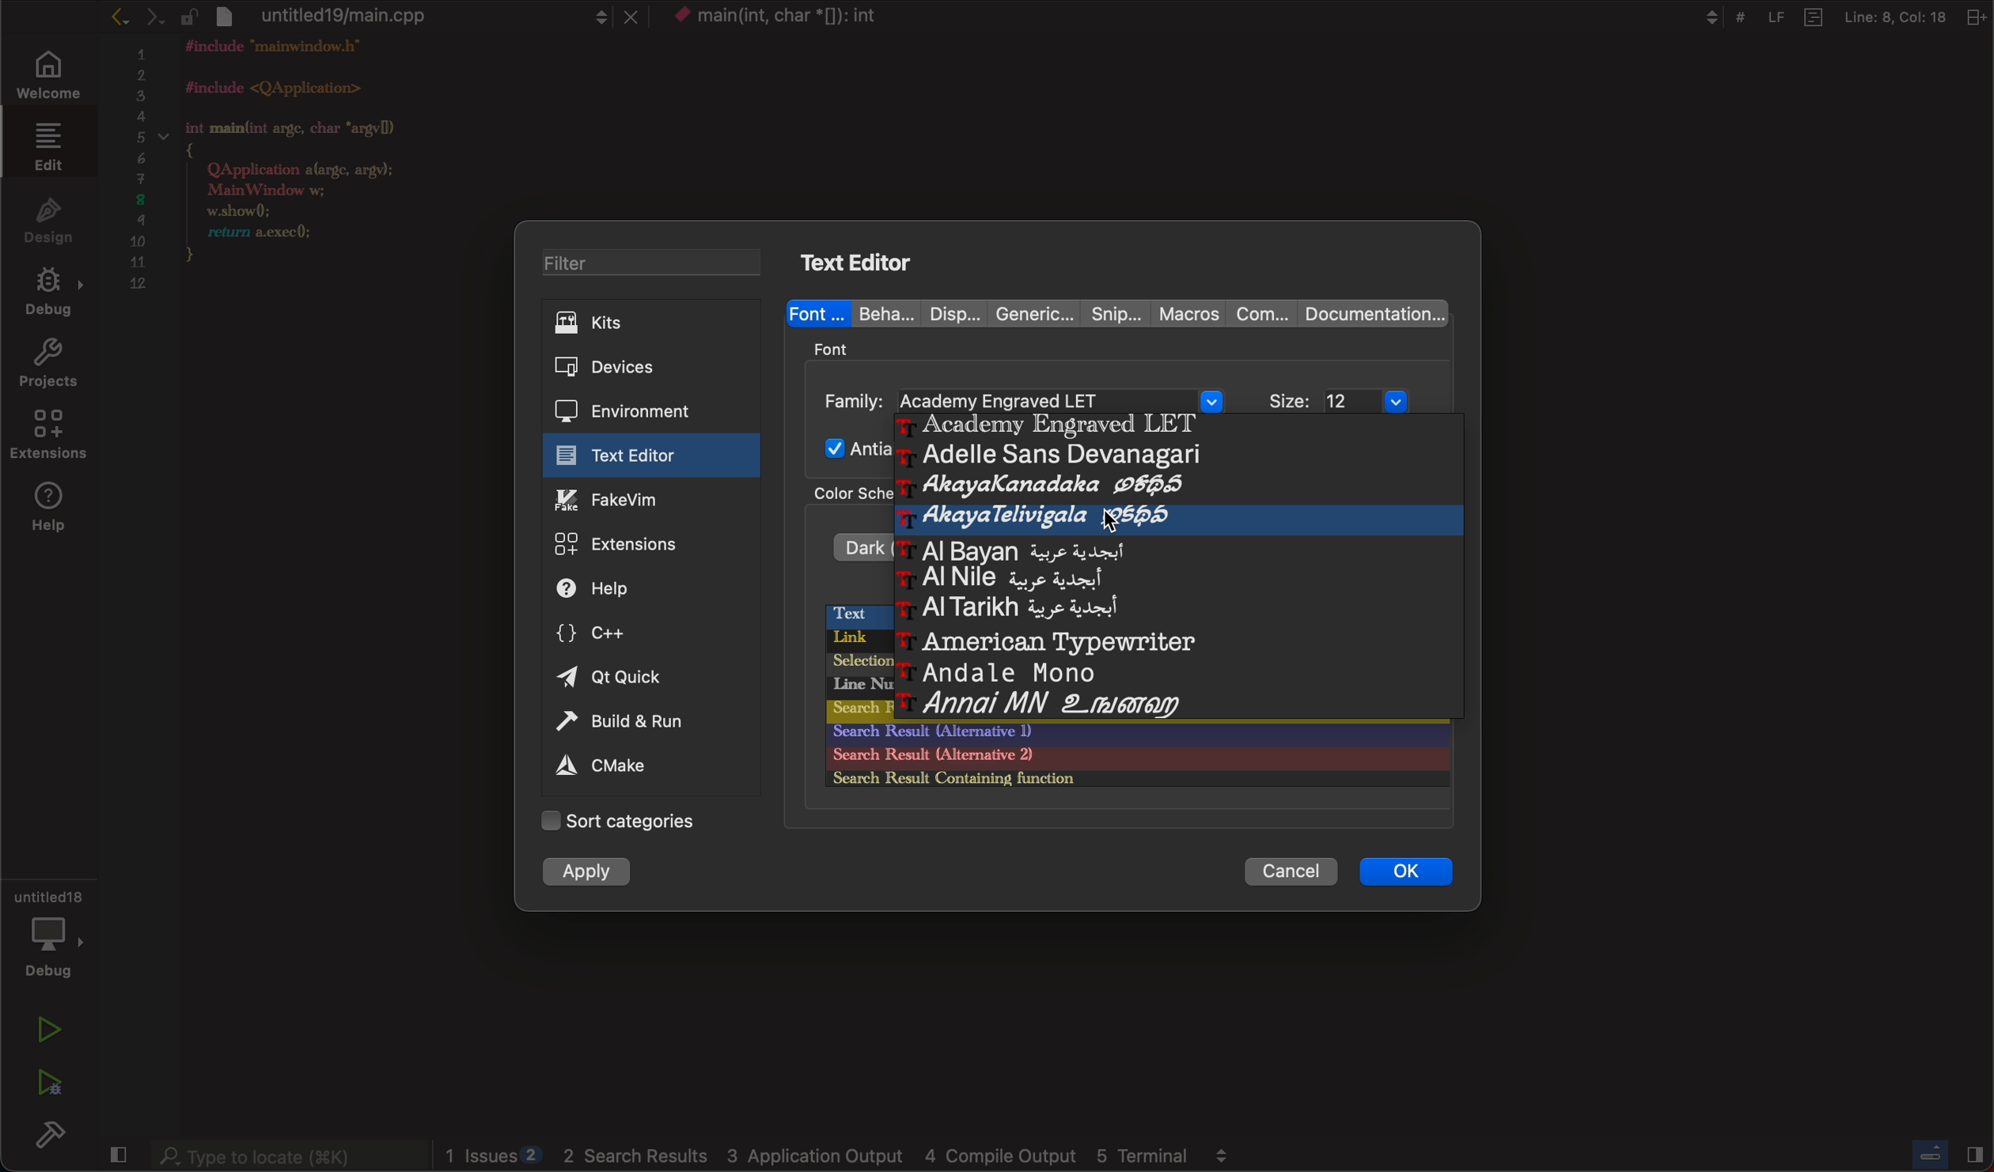  What do you see at coordinates (47, 149) in the screenshot?
I see `edit` at bounding box center [47, 149].